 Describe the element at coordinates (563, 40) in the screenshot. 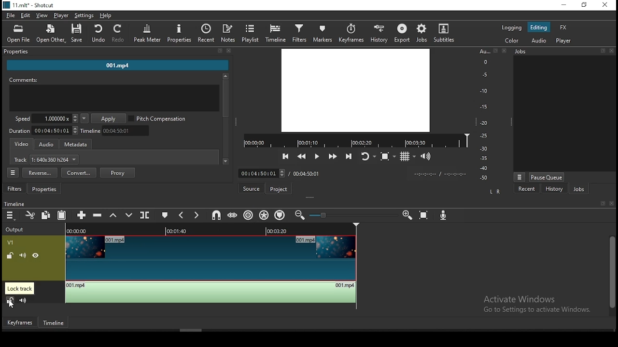

I see `player` at that location.